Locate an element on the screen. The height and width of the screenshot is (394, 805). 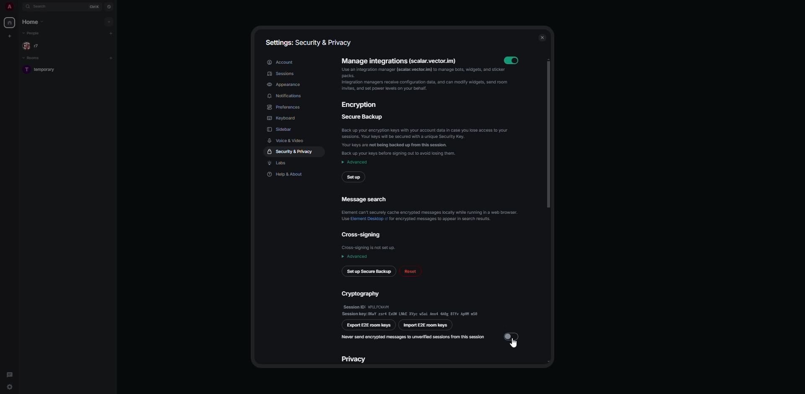
security & privacy is located at coordinates (292, 151).